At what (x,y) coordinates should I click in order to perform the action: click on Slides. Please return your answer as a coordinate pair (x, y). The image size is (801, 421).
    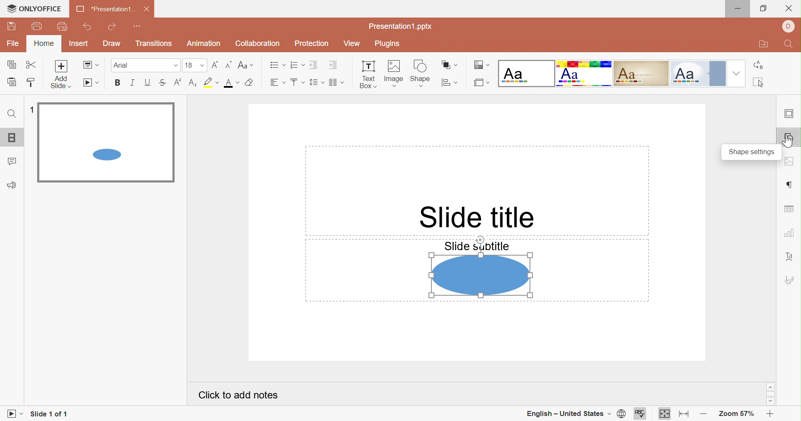
    Looking at the image, I should click on (12, 137).